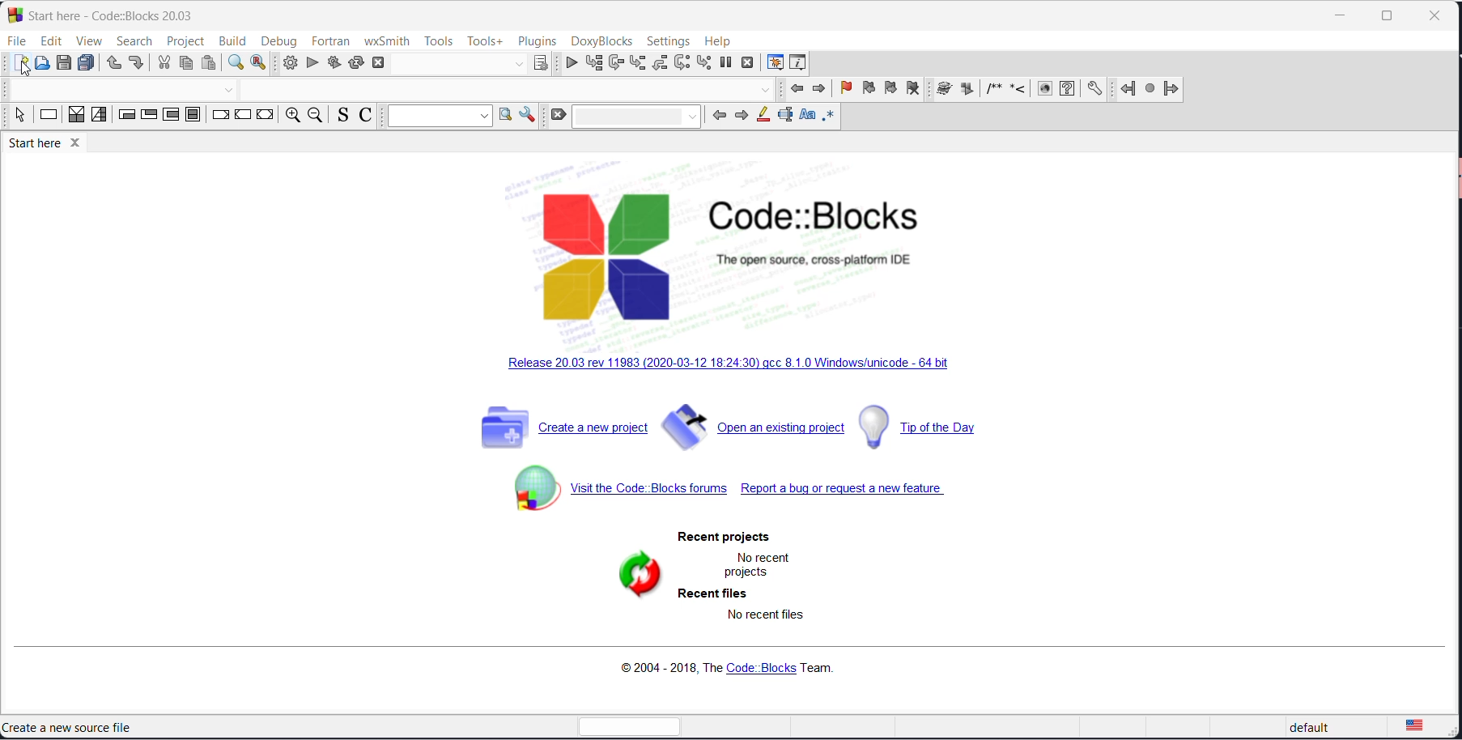  What do you see at coordinates (1019, 91) in the screenshot?
I see `Insert line` at bounding box center [1019, 91].